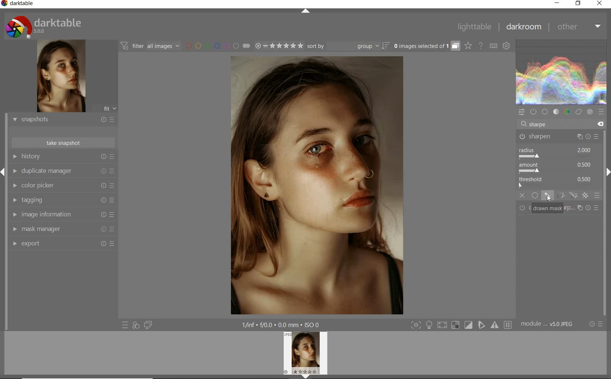  Describe the element at coordinates (63, 244) in the screenshot. I see `export` at that location.